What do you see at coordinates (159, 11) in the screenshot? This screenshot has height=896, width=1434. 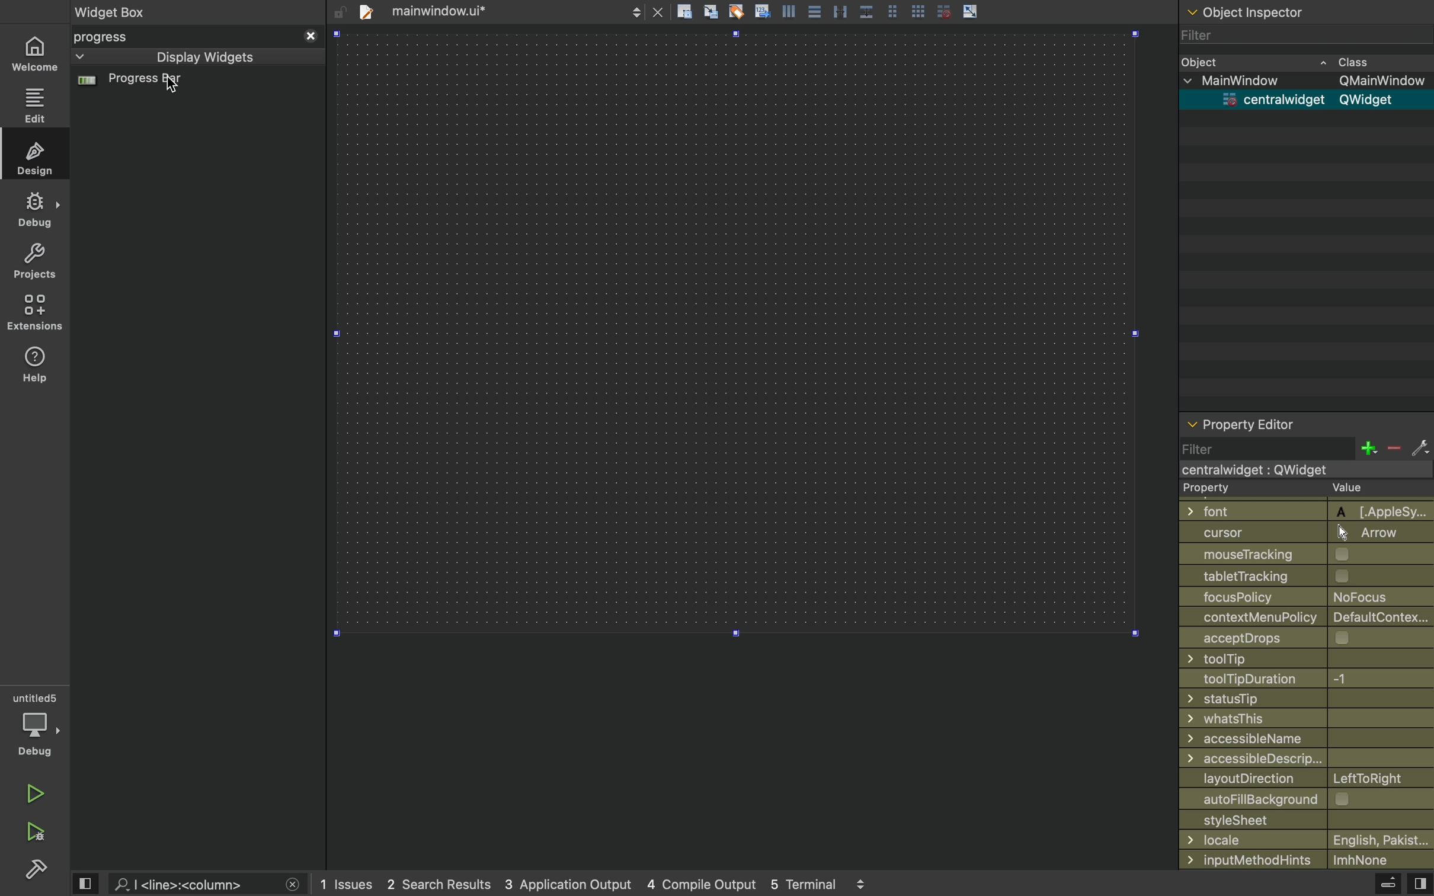 I see `widgetbox` at bounding box center [159, 11].